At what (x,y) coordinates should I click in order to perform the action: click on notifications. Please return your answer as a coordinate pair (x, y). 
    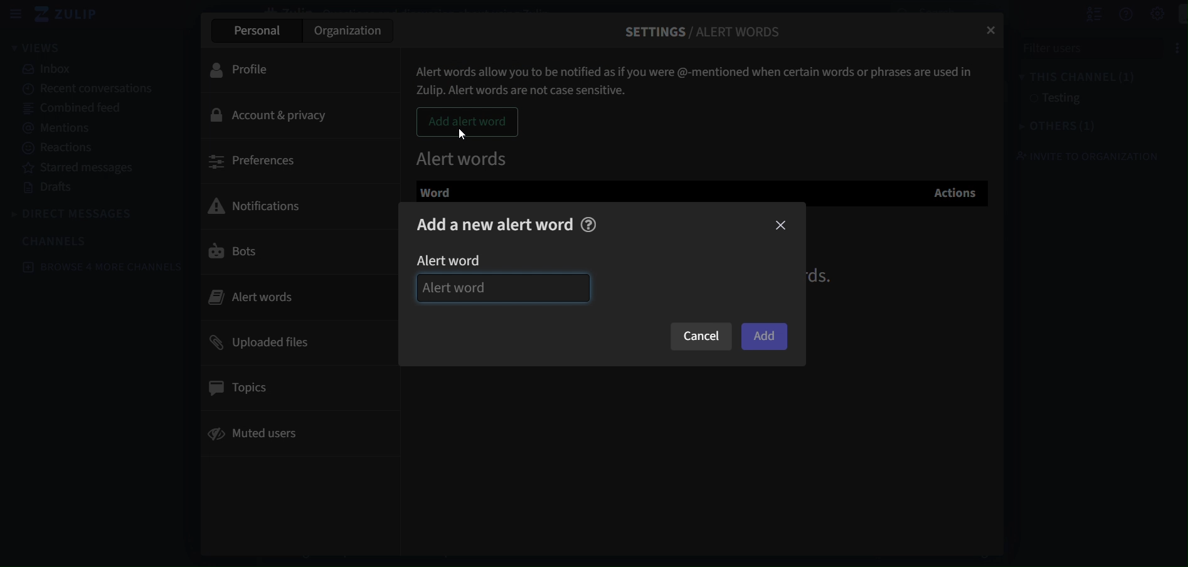
    Looking at the image, I should click on (263, 204).